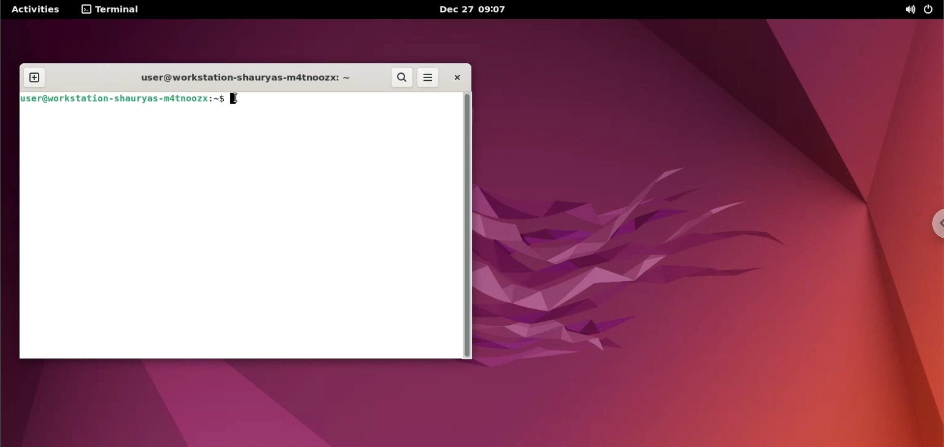 The height and width of the screenshot is (447, 944). I want to click on Dec 27 09:07, so click(476, 9).